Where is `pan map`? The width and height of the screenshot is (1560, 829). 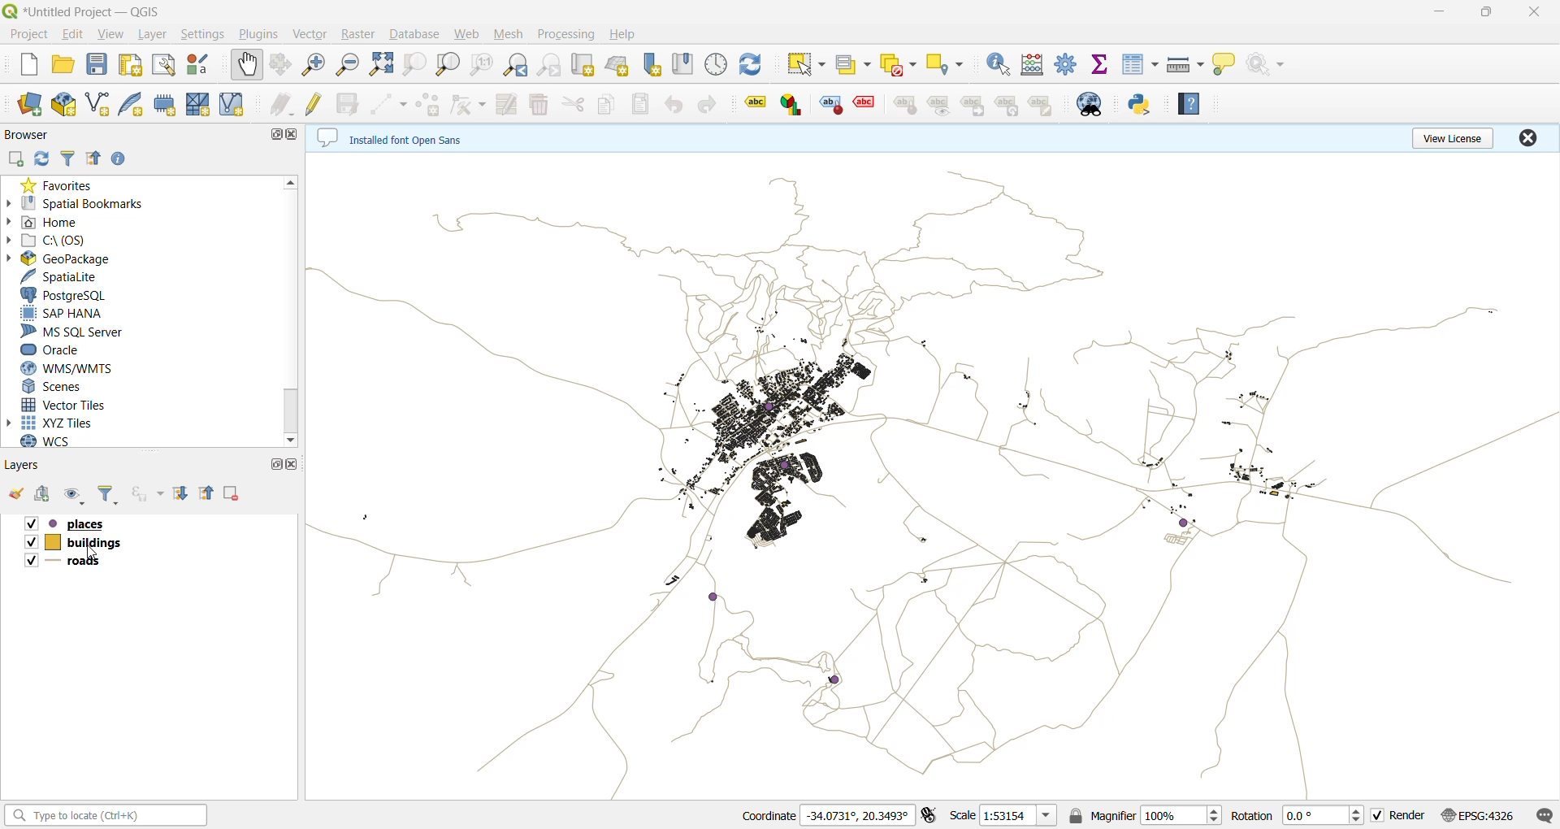
pan map is located at coordinates (246, 67).